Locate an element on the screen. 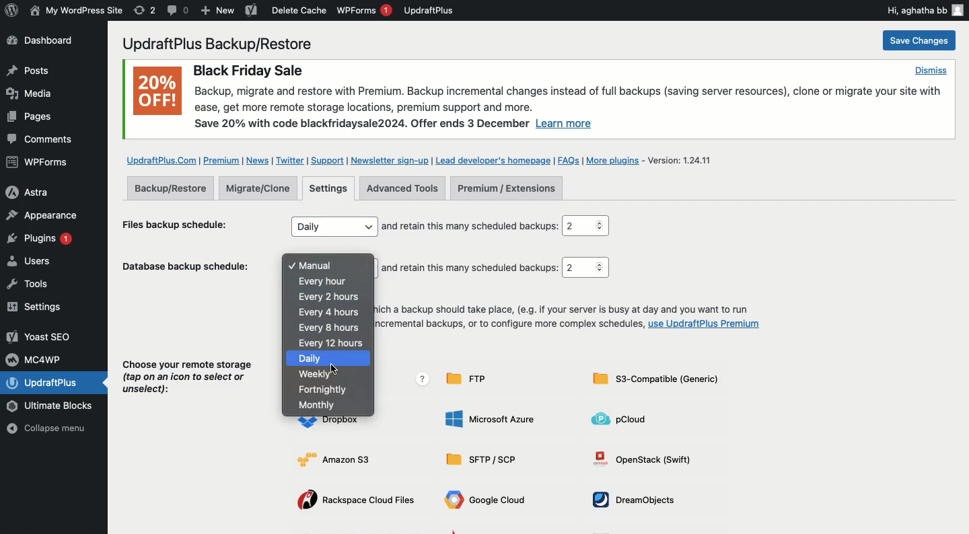 The image size is (969, 534). Lead developer's homepage is located at coordinates (493, 159).